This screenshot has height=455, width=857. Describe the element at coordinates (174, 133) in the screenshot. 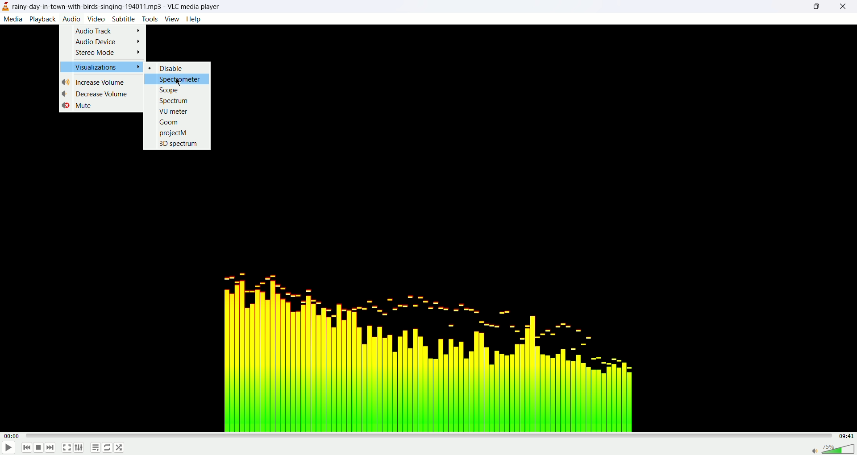

I see `projectM` at that location.